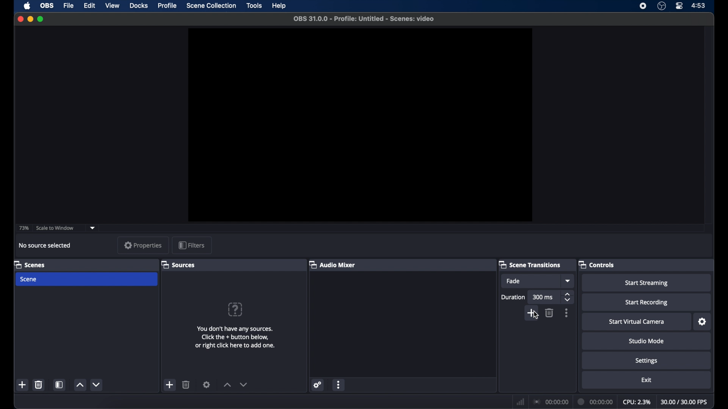  I want to click on decrement, so click(97, 385).